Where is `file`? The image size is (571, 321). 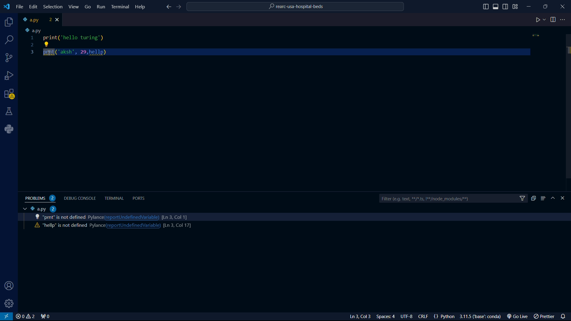 file is located at coordinates (20, 7).